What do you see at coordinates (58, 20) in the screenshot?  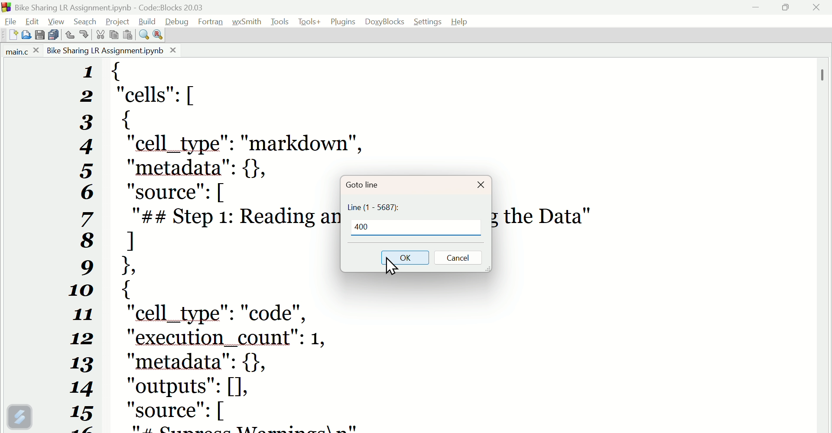 I see `View` at bounding box center [58, 20].